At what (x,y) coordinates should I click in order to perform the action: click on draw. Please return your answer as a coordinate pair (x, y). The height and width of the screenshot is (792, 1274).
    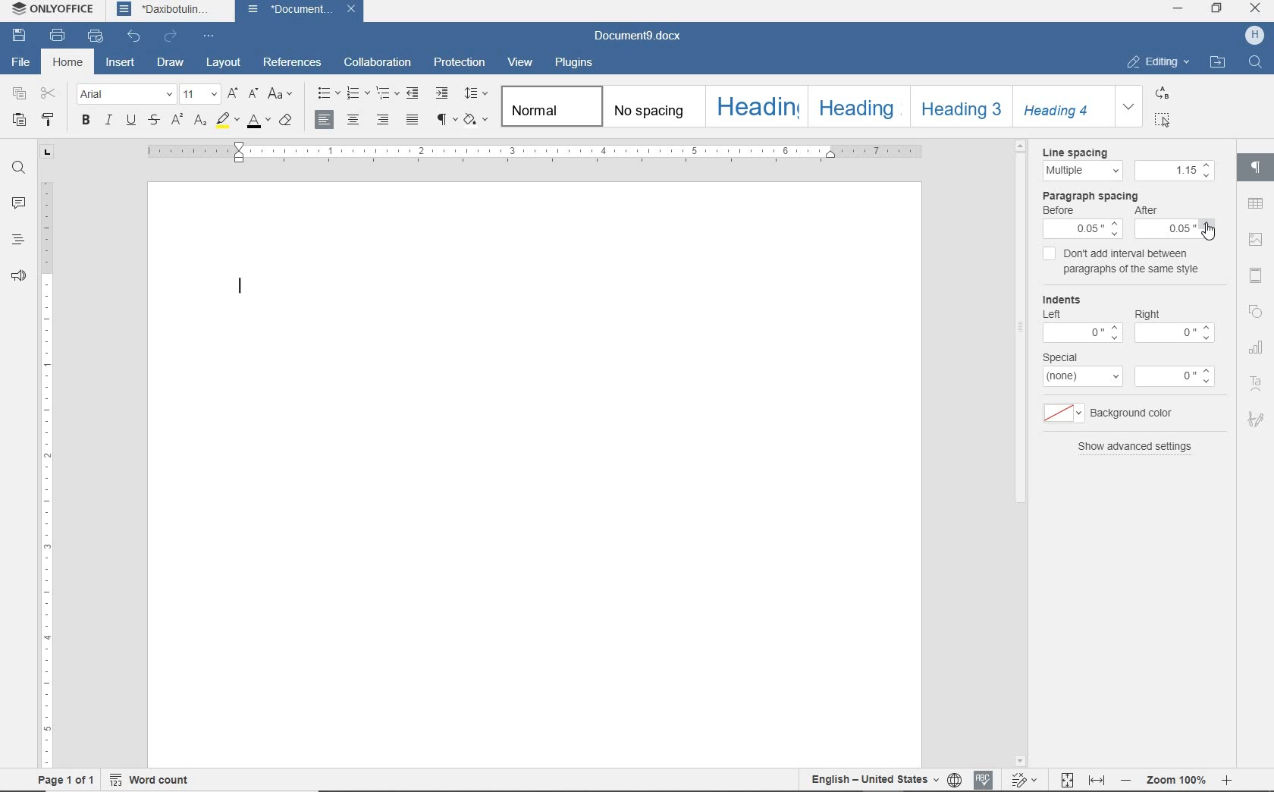
    Looking at the image, I should click on (173, 64).